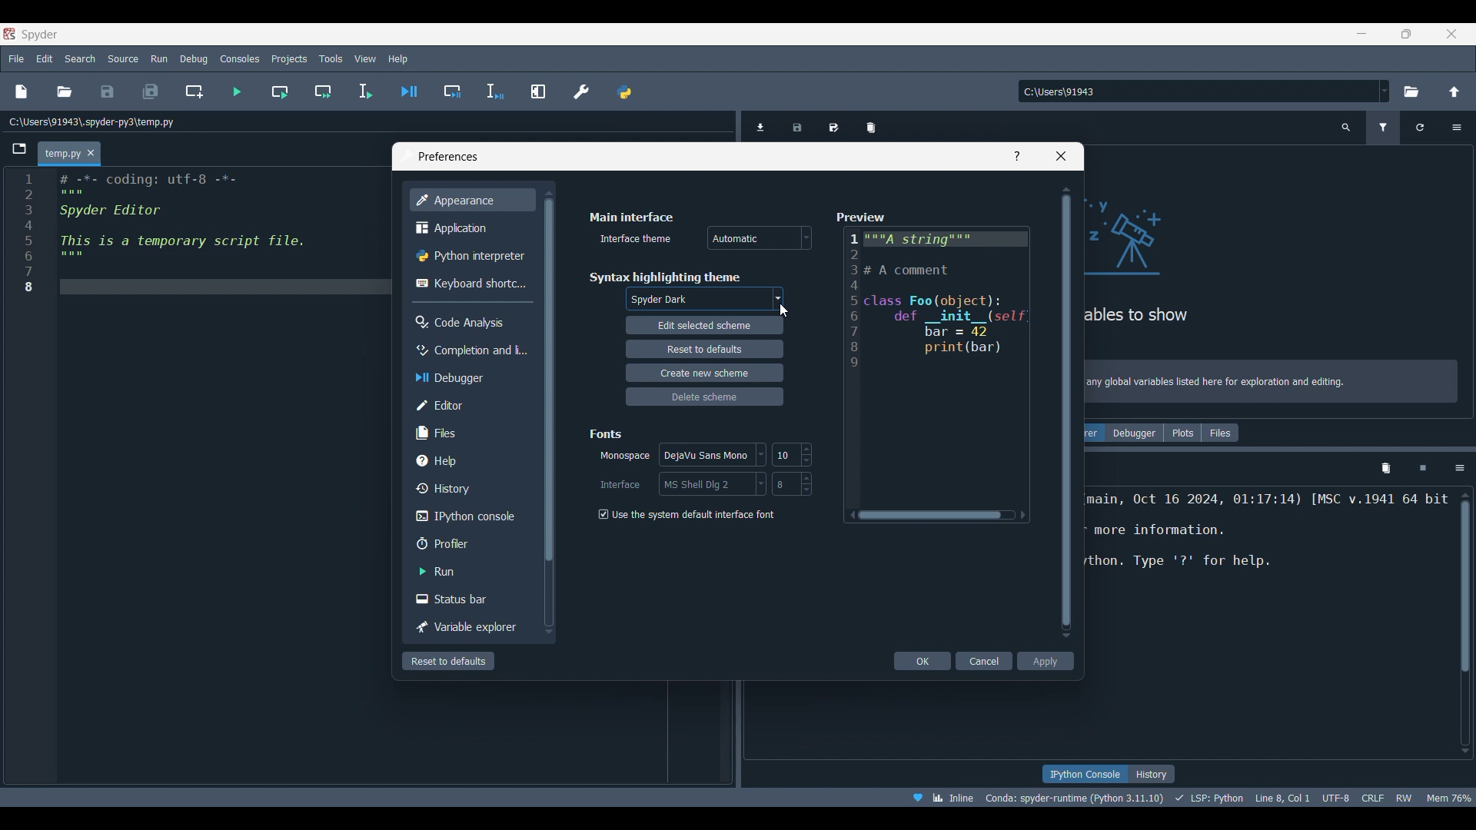 Image resolution: width=1476 pixels, height=830 pixels. I want to click on Save file, so click(108, 91).